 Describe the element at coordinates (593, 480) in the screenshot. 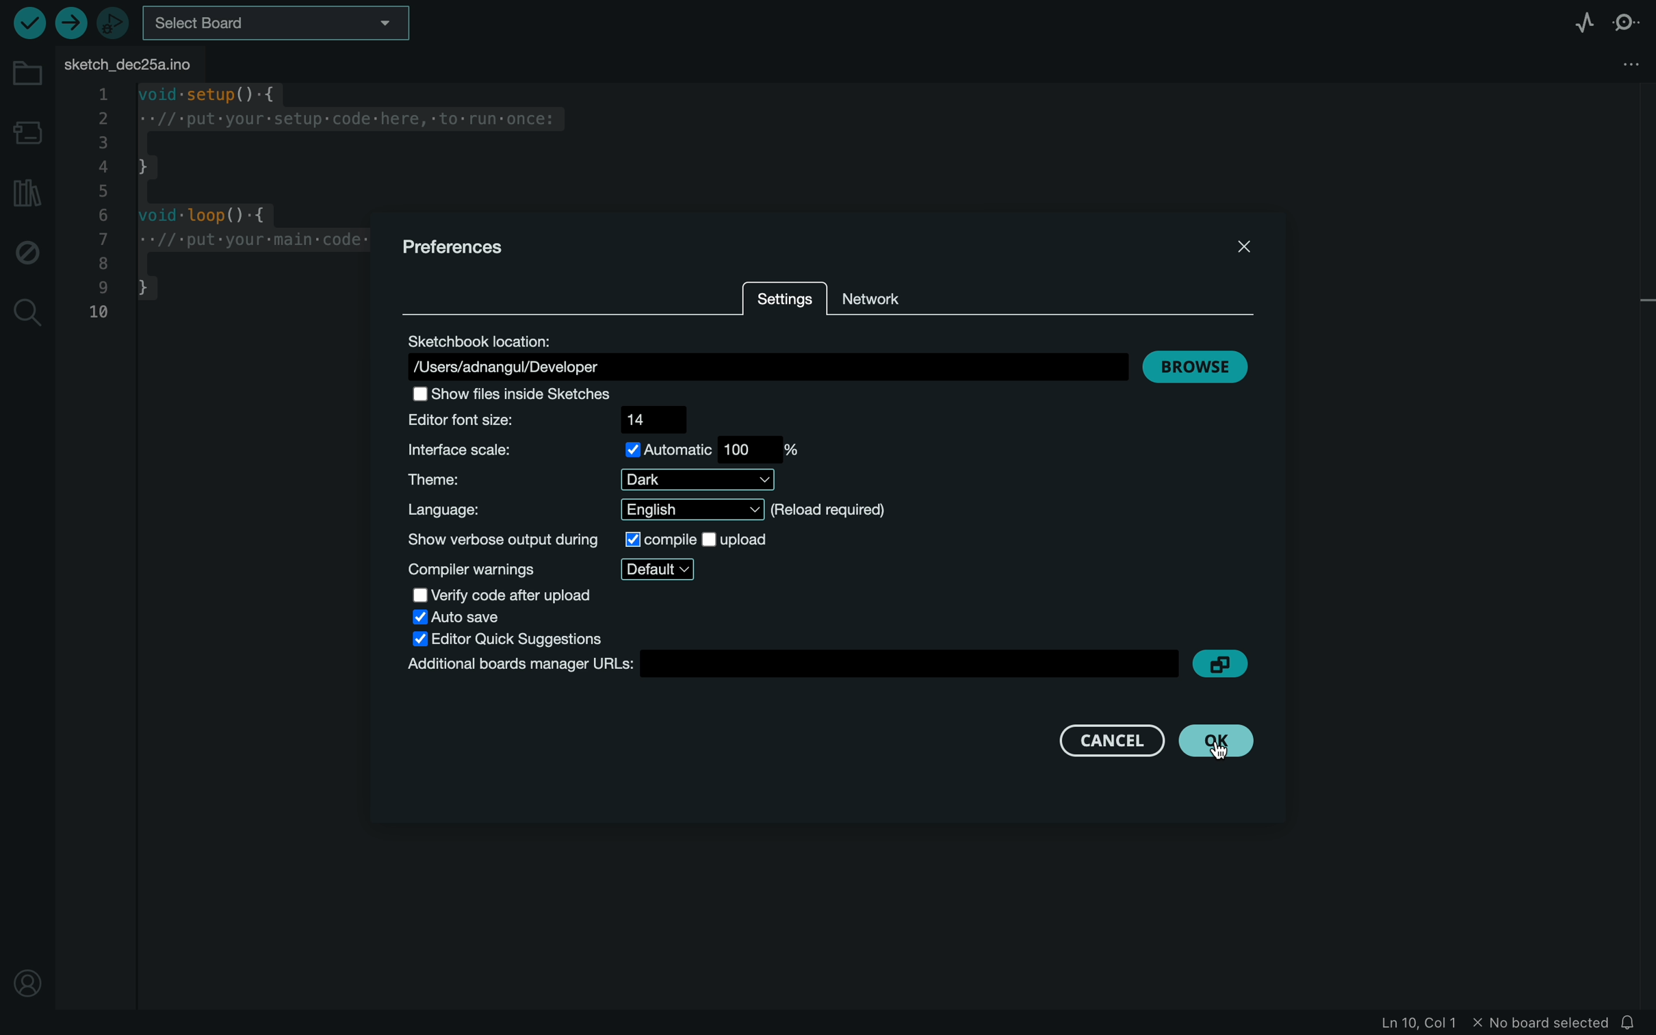

I see `theme` at that location.